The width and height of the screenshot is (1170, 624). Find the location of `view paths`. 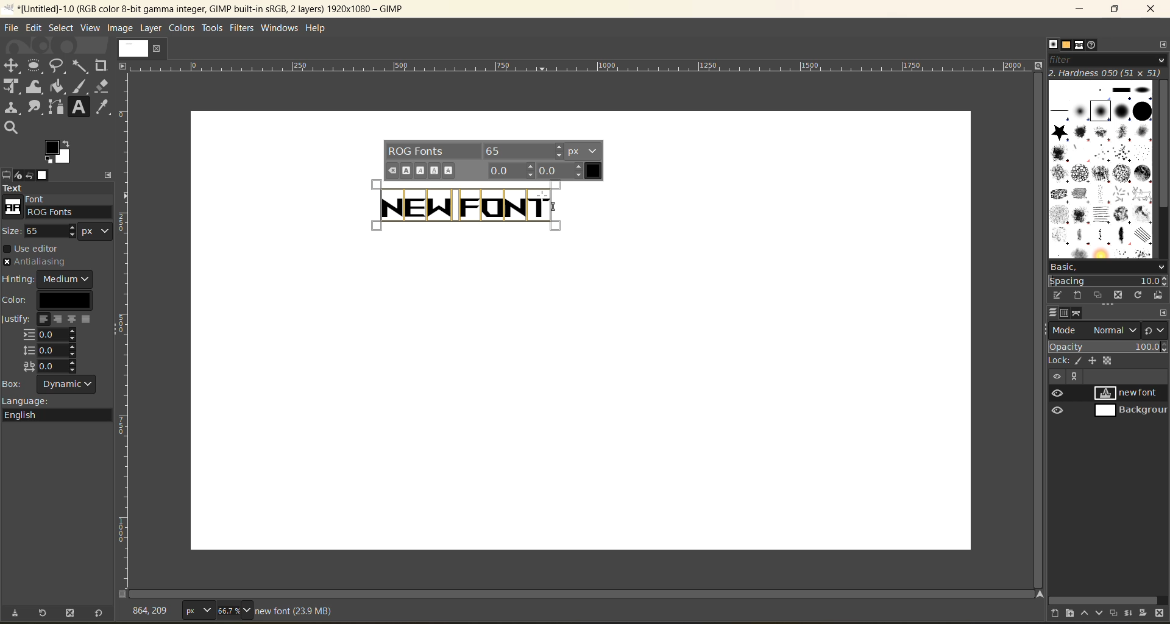

view paths is located at coordinates (1074, 377).